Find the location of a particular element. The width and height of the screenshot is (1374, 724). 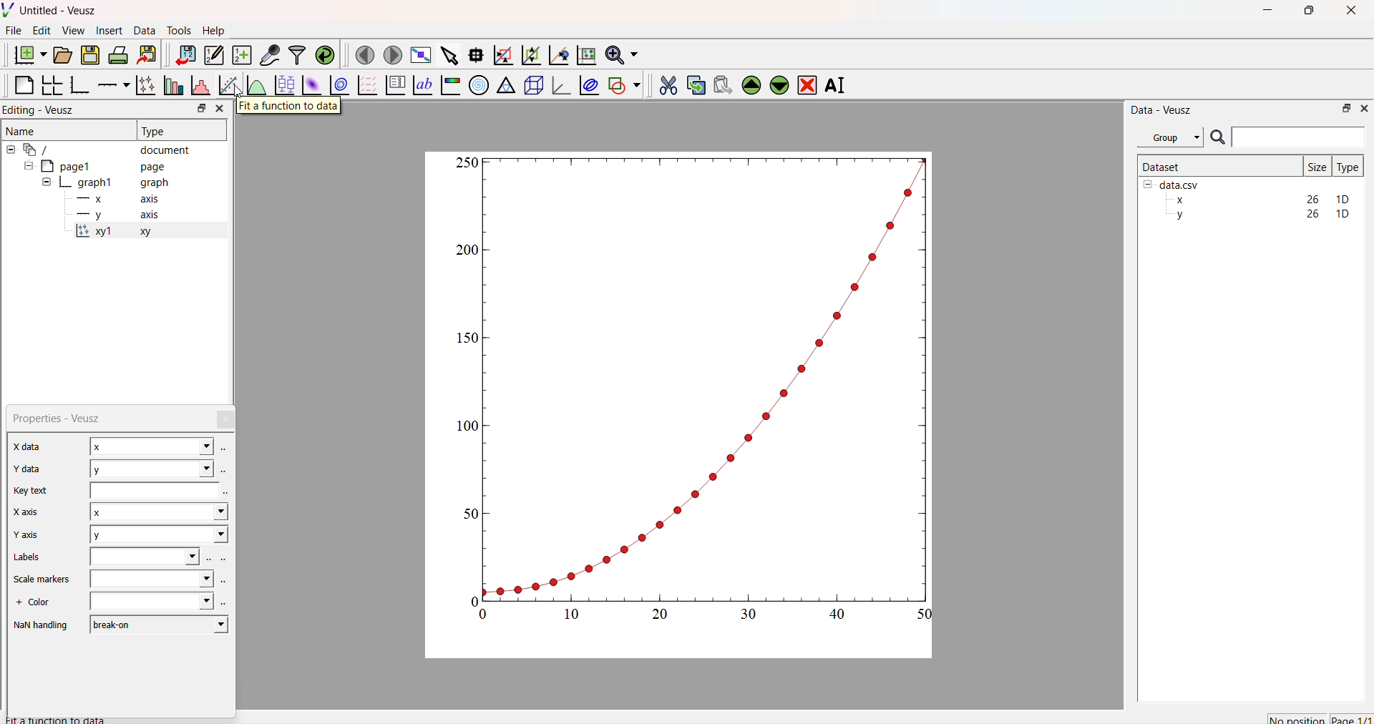

File is located at coordinates (14, 30).